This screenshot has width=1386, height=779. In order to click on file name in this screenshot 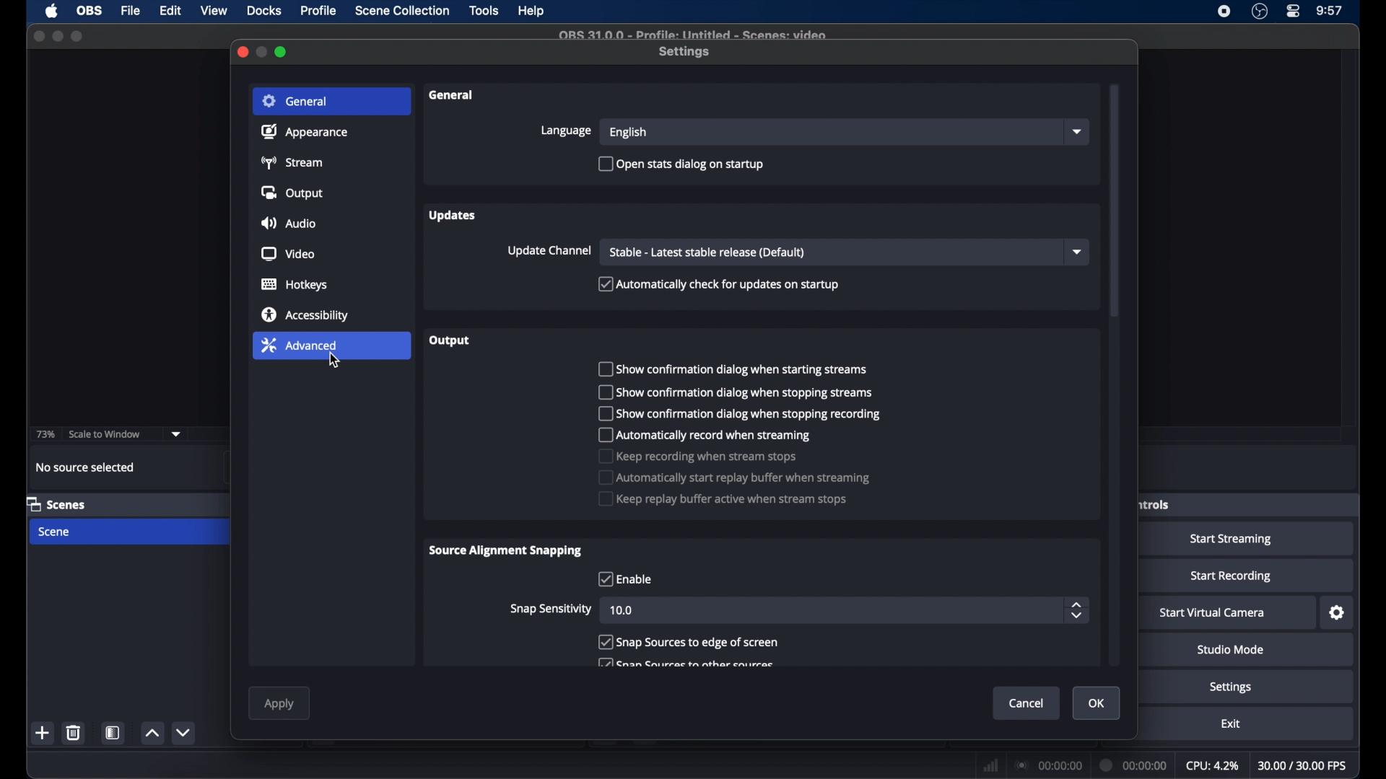, I will do `click(694, 35)`.